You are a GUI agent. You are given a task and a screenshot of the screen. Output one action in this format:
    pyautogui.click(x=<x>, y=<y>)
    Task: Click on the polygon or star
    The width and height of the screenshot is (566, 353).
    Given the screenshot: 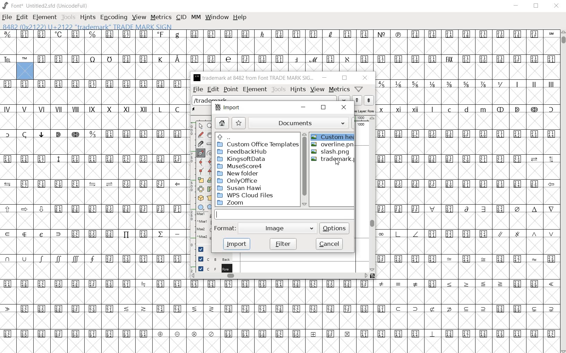 What is the action you would take?
    pyautogui.click(x=209, y=207)
    